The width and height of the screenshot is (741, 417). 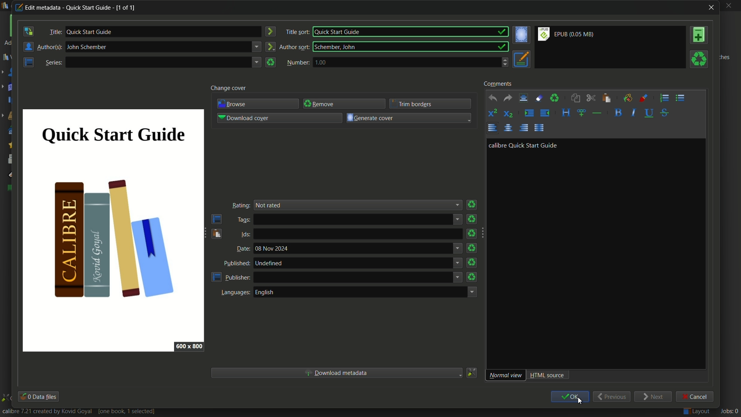 What do you see at coordinates (234, 293) in the screenshot?
I see `languages` at bounding box center [234, 293].